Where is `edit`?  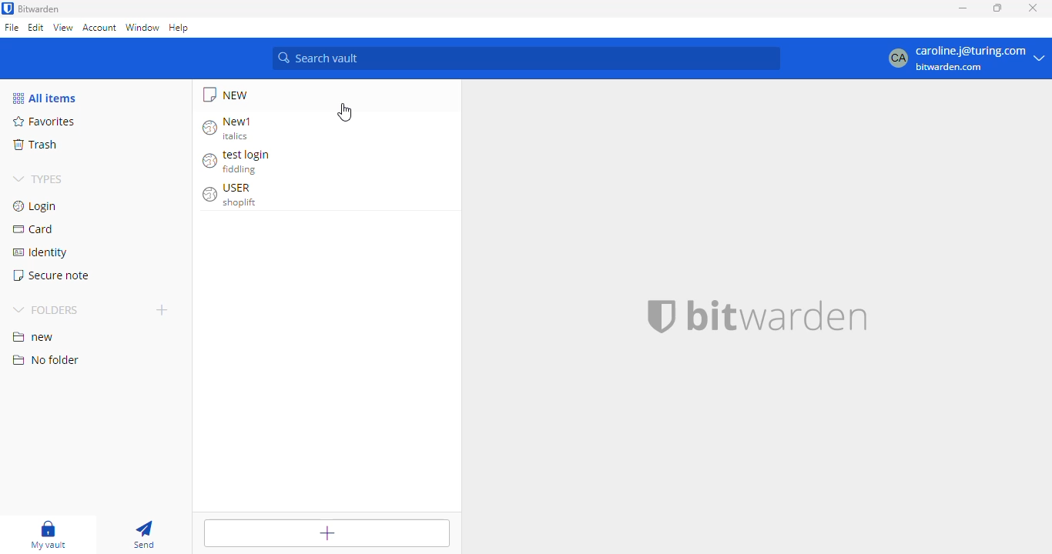 edit is located at coordinates (35, 27).